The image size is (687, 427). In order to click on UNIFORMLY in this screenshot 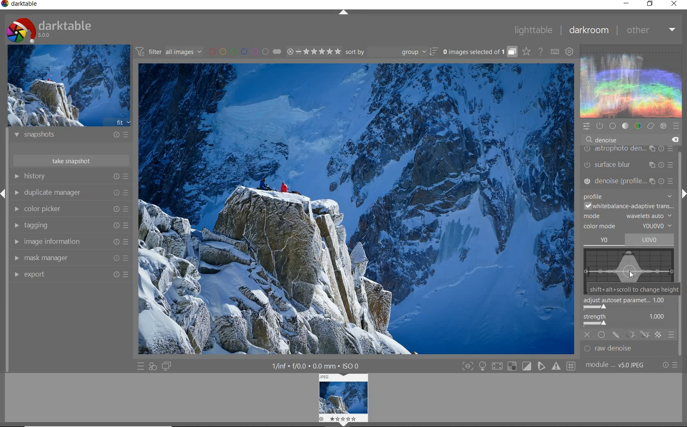, I will do `click(602, 335)`.